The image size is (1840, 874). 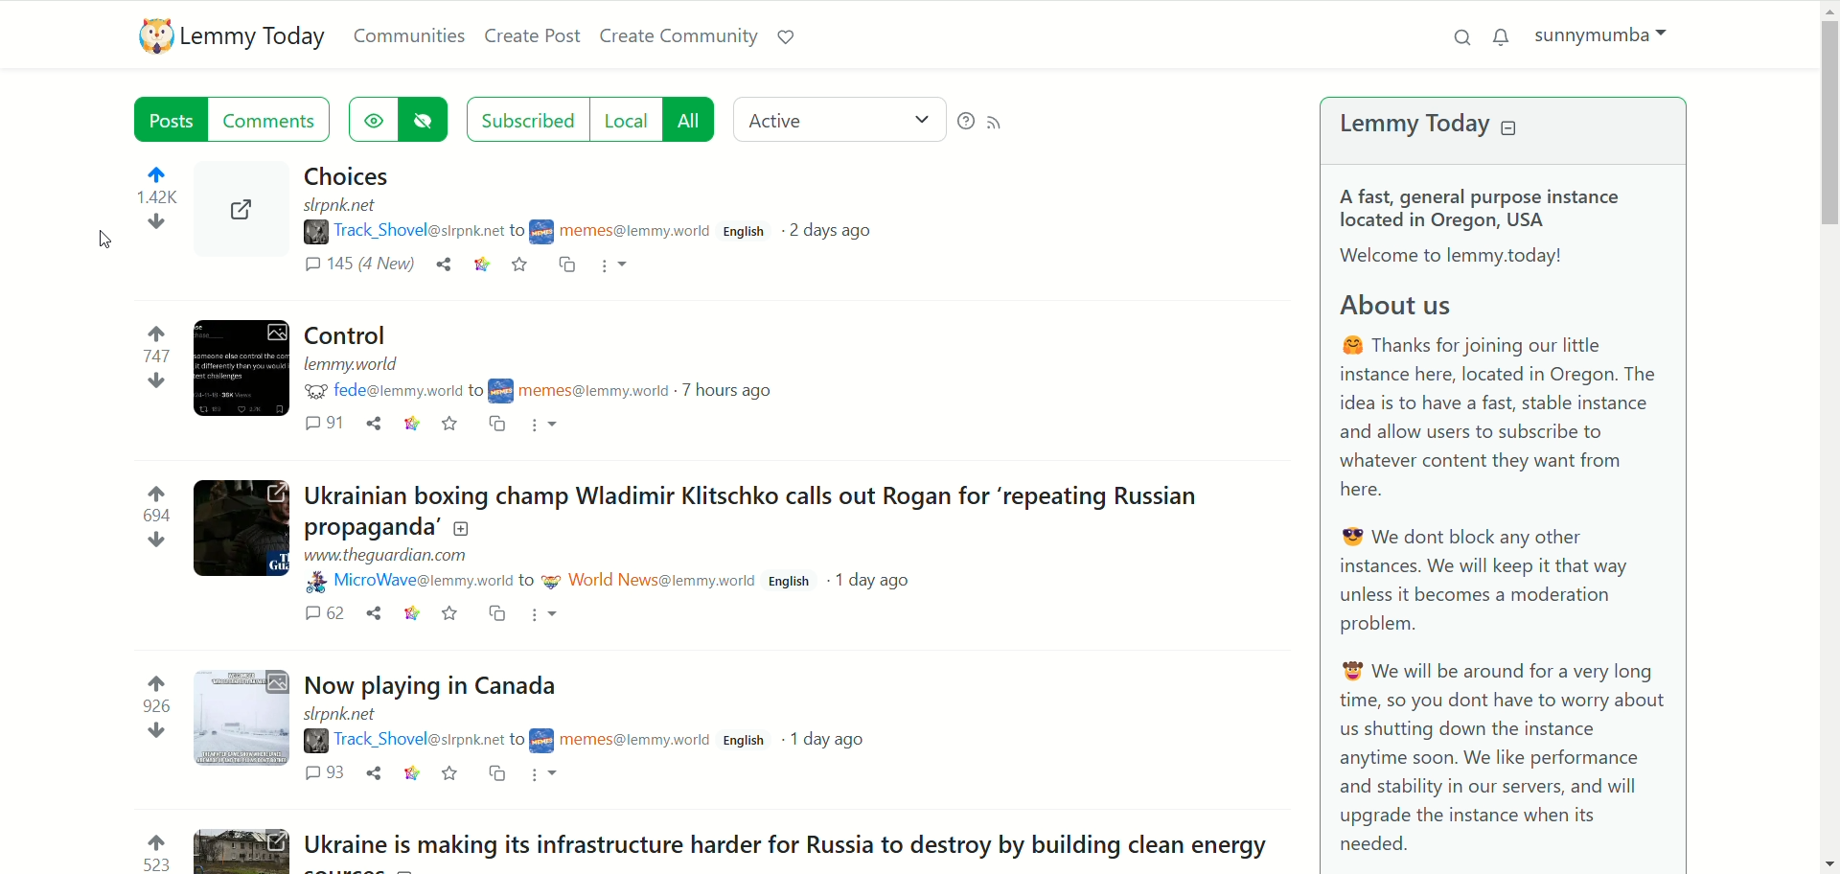 I want to click on post date, so click(x=831, y=232).